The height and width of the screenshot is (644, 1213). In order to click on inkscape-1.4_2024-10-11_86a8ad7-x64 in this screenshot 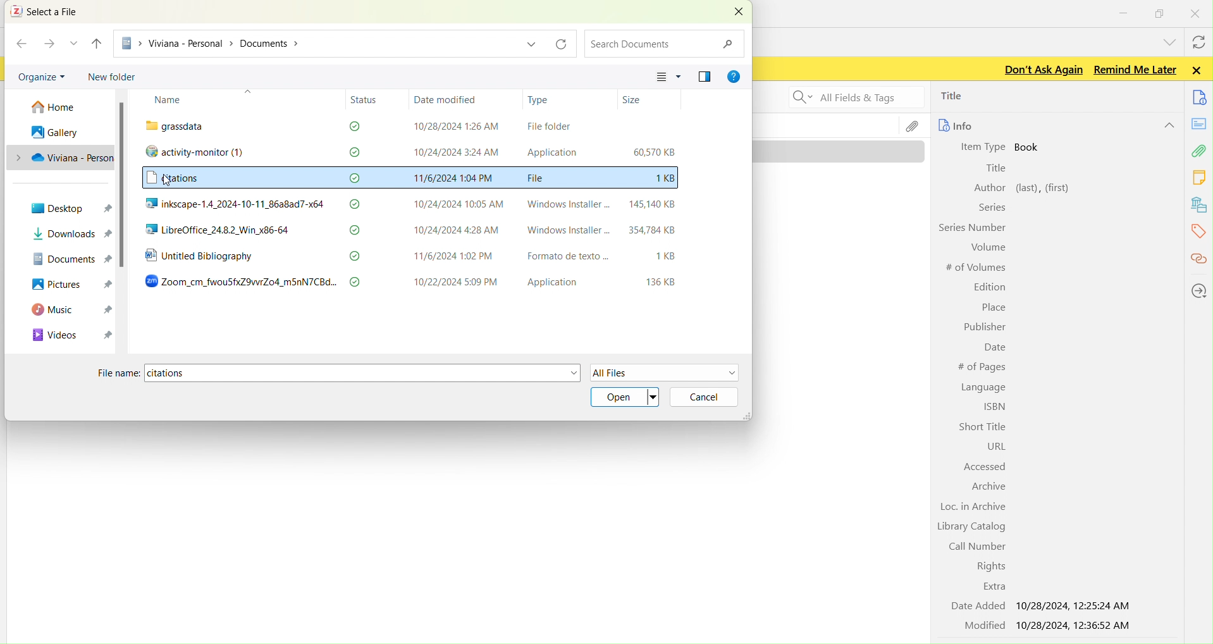, I will do `click(235, 204)`.